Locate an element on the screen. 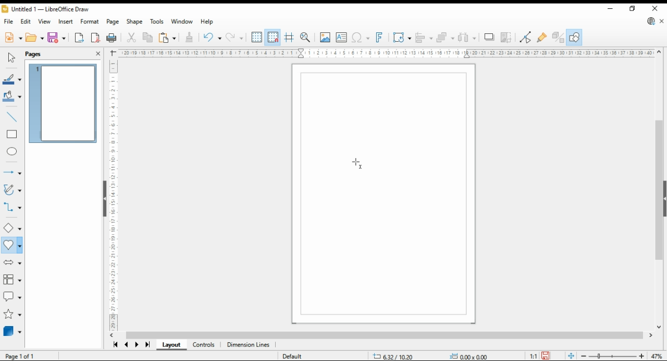  save 1"1 is located at coordinates (538, 353).